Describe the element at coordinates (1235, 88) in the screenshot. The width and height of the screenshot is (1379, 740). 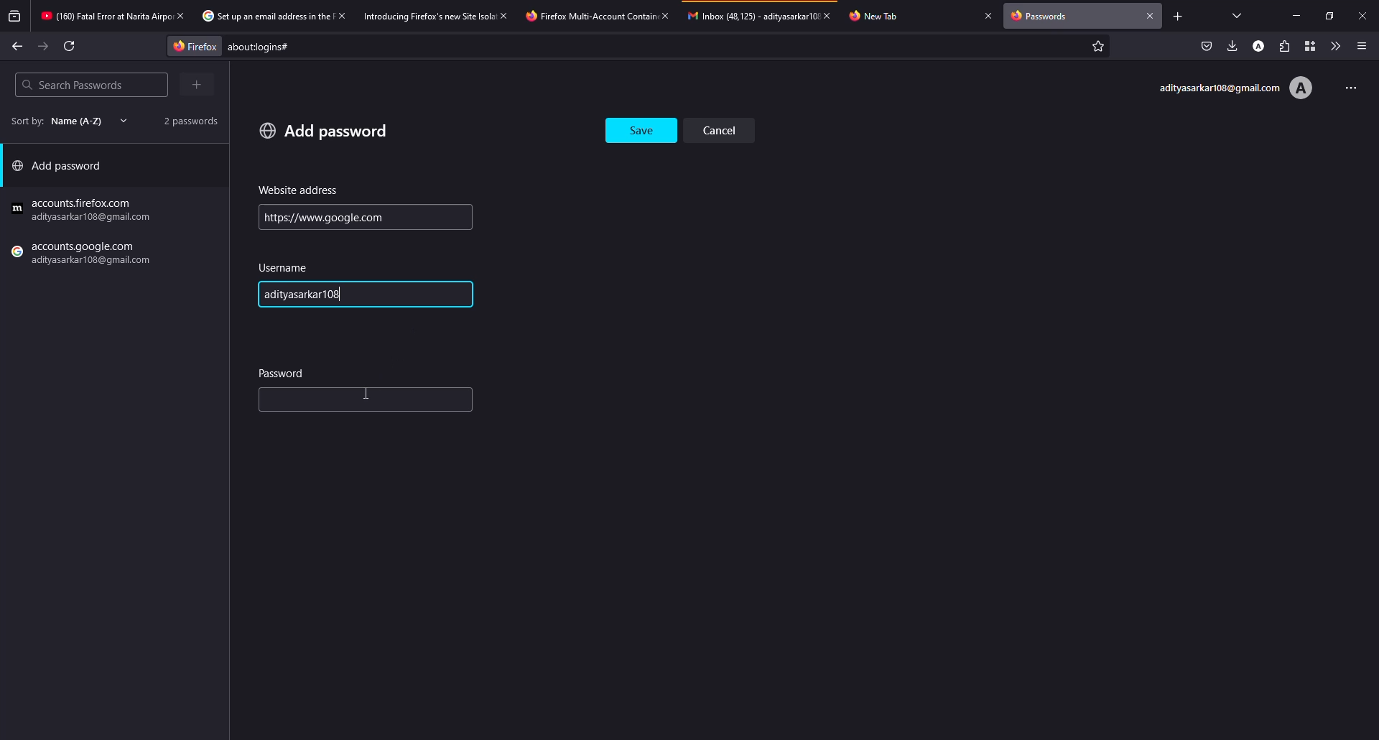
I see `account` at that location.